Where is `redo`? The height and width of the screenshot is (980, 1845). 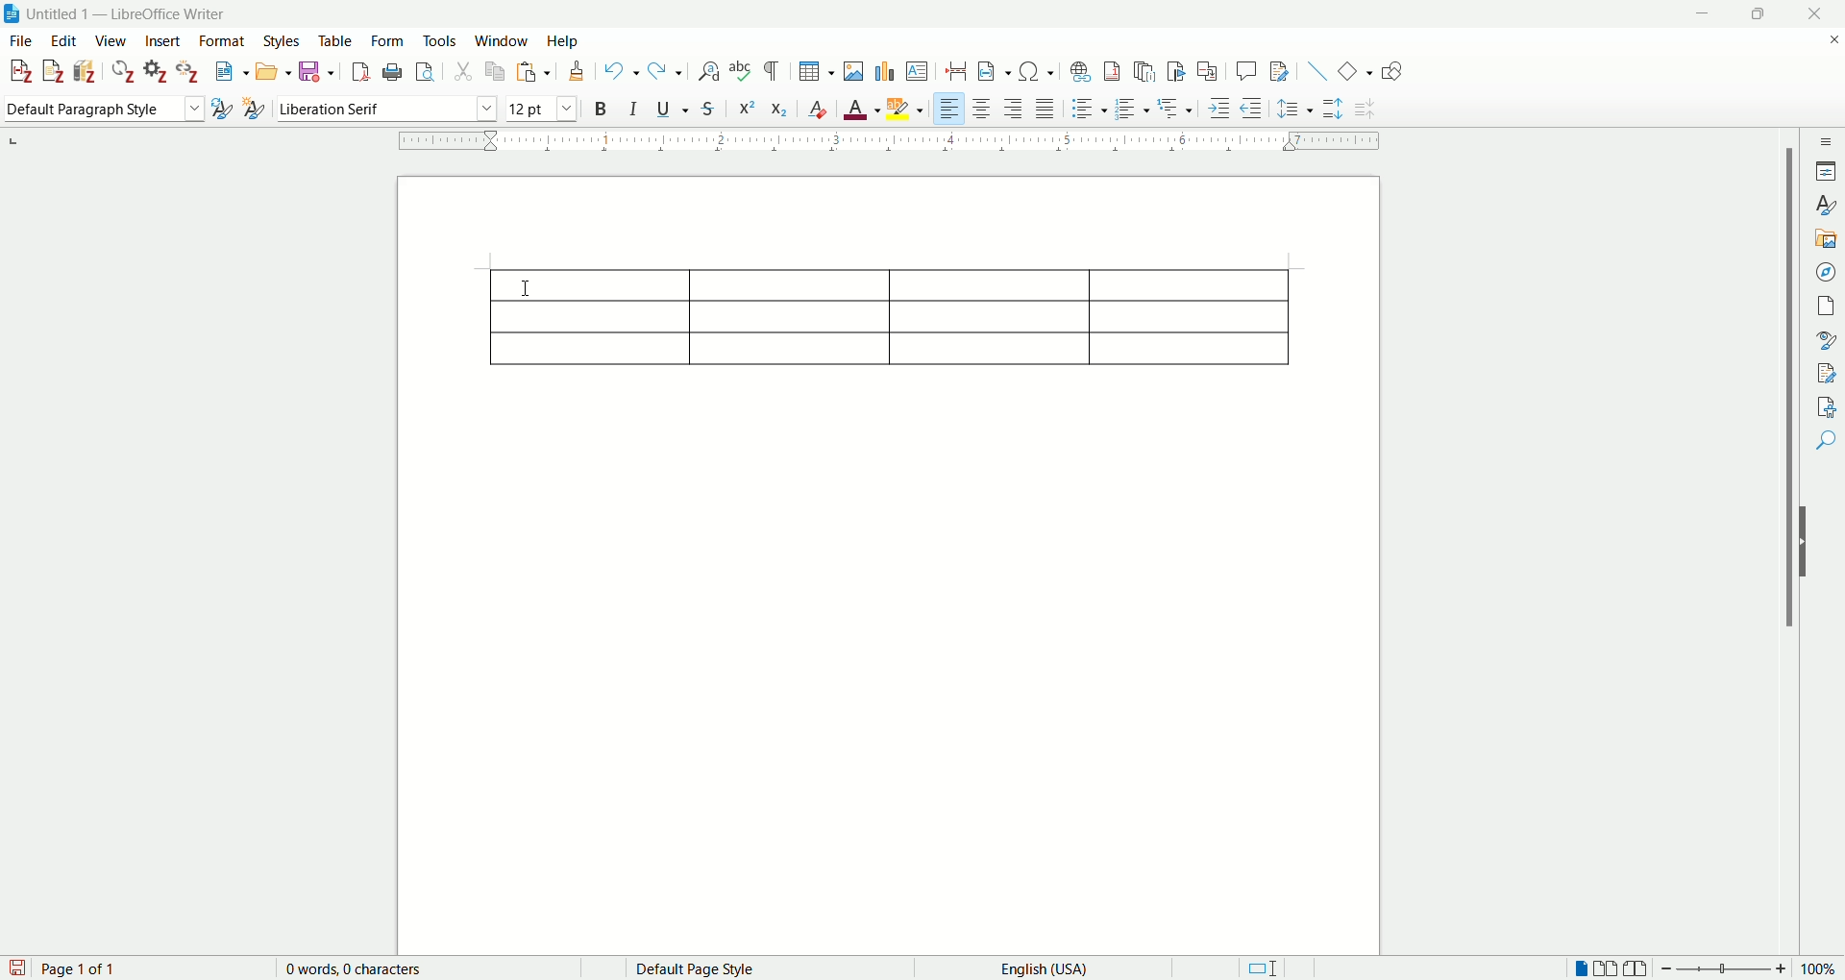
redo is located at coordinates (664, 71).